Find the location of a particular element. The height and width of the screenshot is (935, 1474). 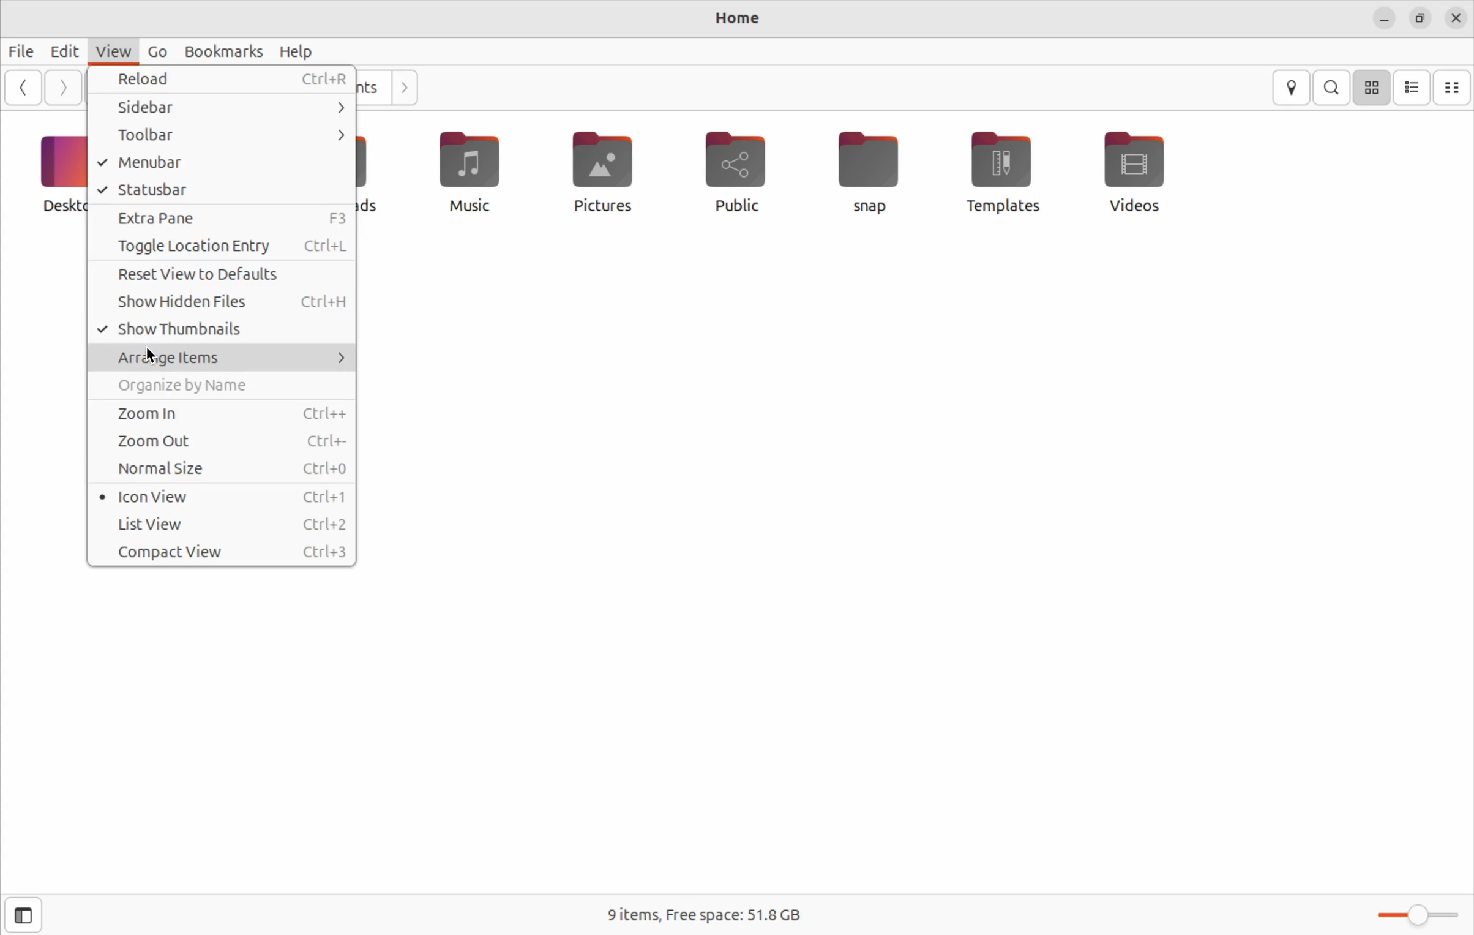

compact view is located at coordinates (1454, 86).